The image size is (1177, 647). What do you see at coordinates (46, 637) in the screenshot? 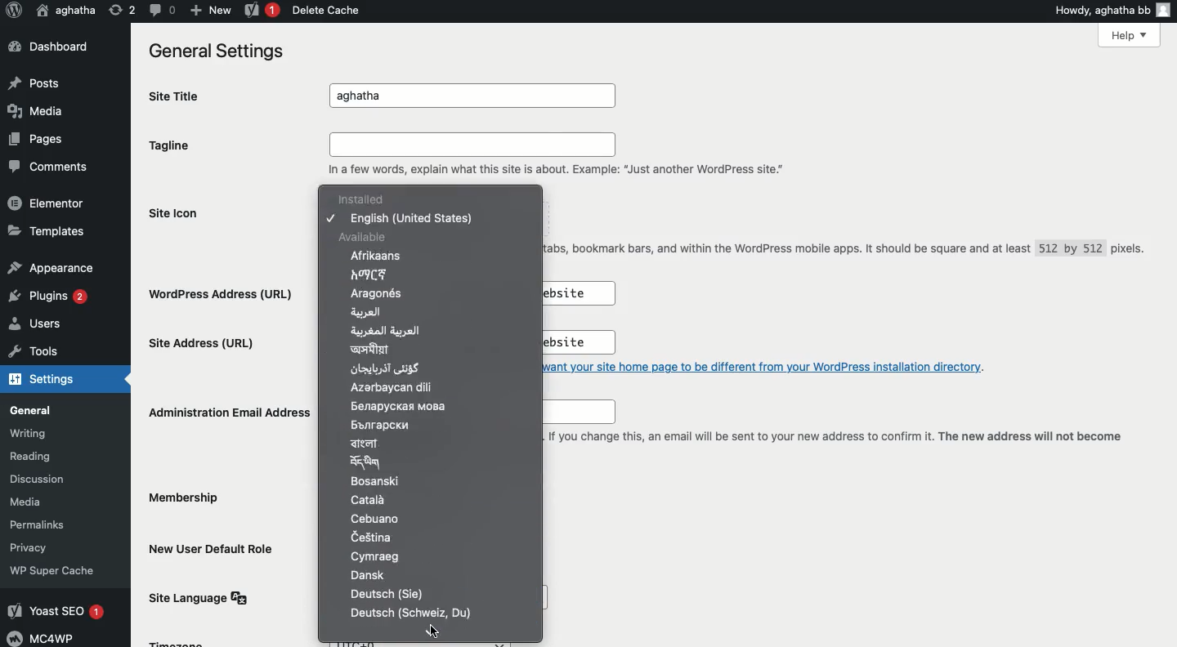
I see `MC4WP` at bounding box center [46, 637].